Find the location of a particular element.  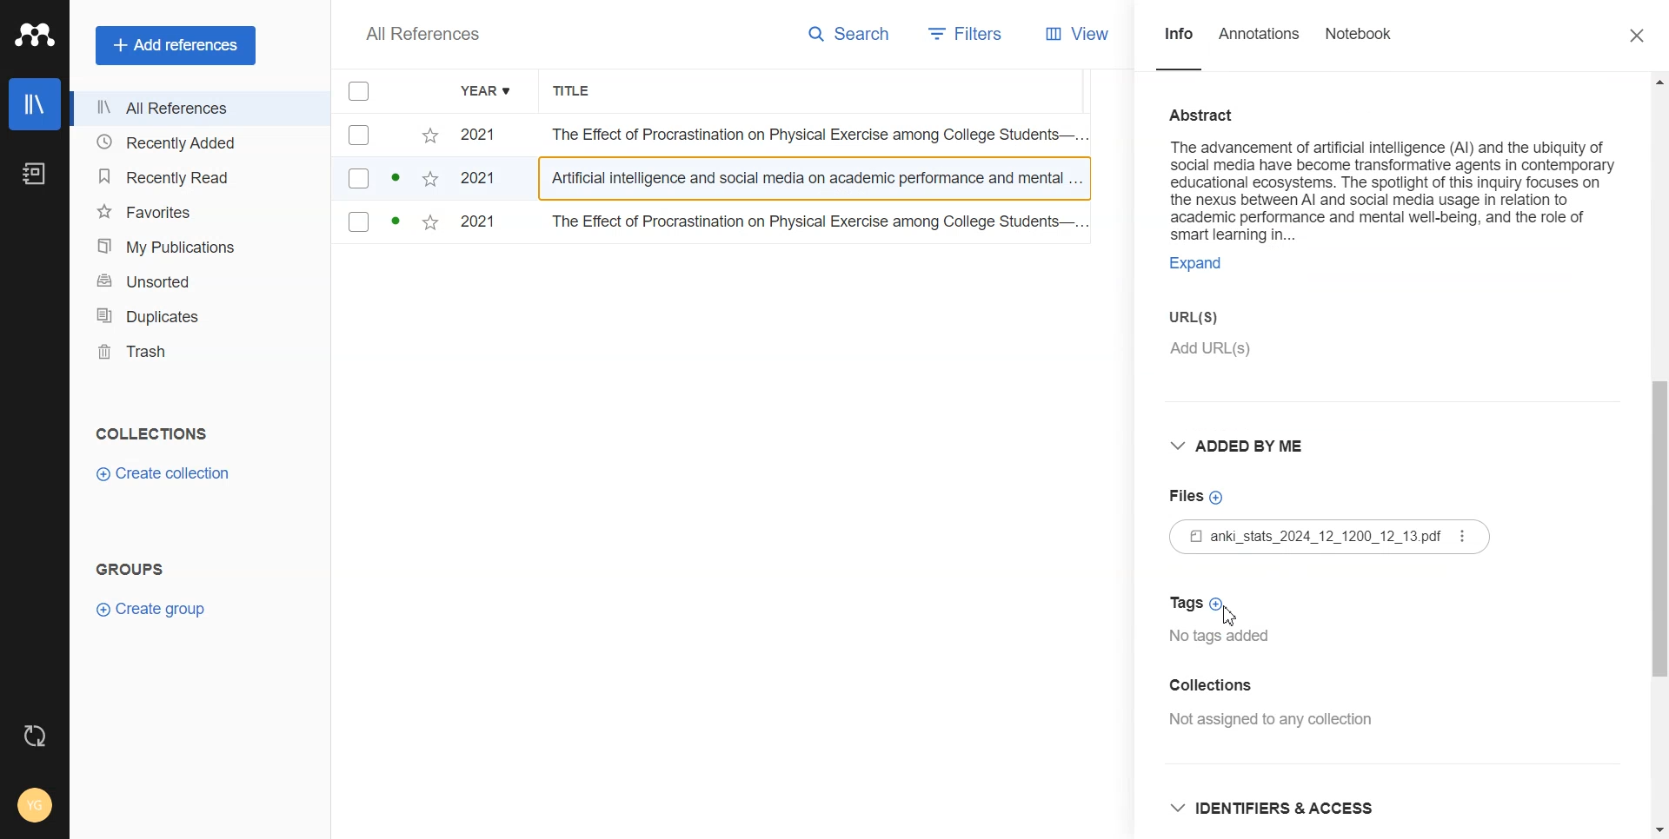

checkbox is located at coordinates (389, 180).